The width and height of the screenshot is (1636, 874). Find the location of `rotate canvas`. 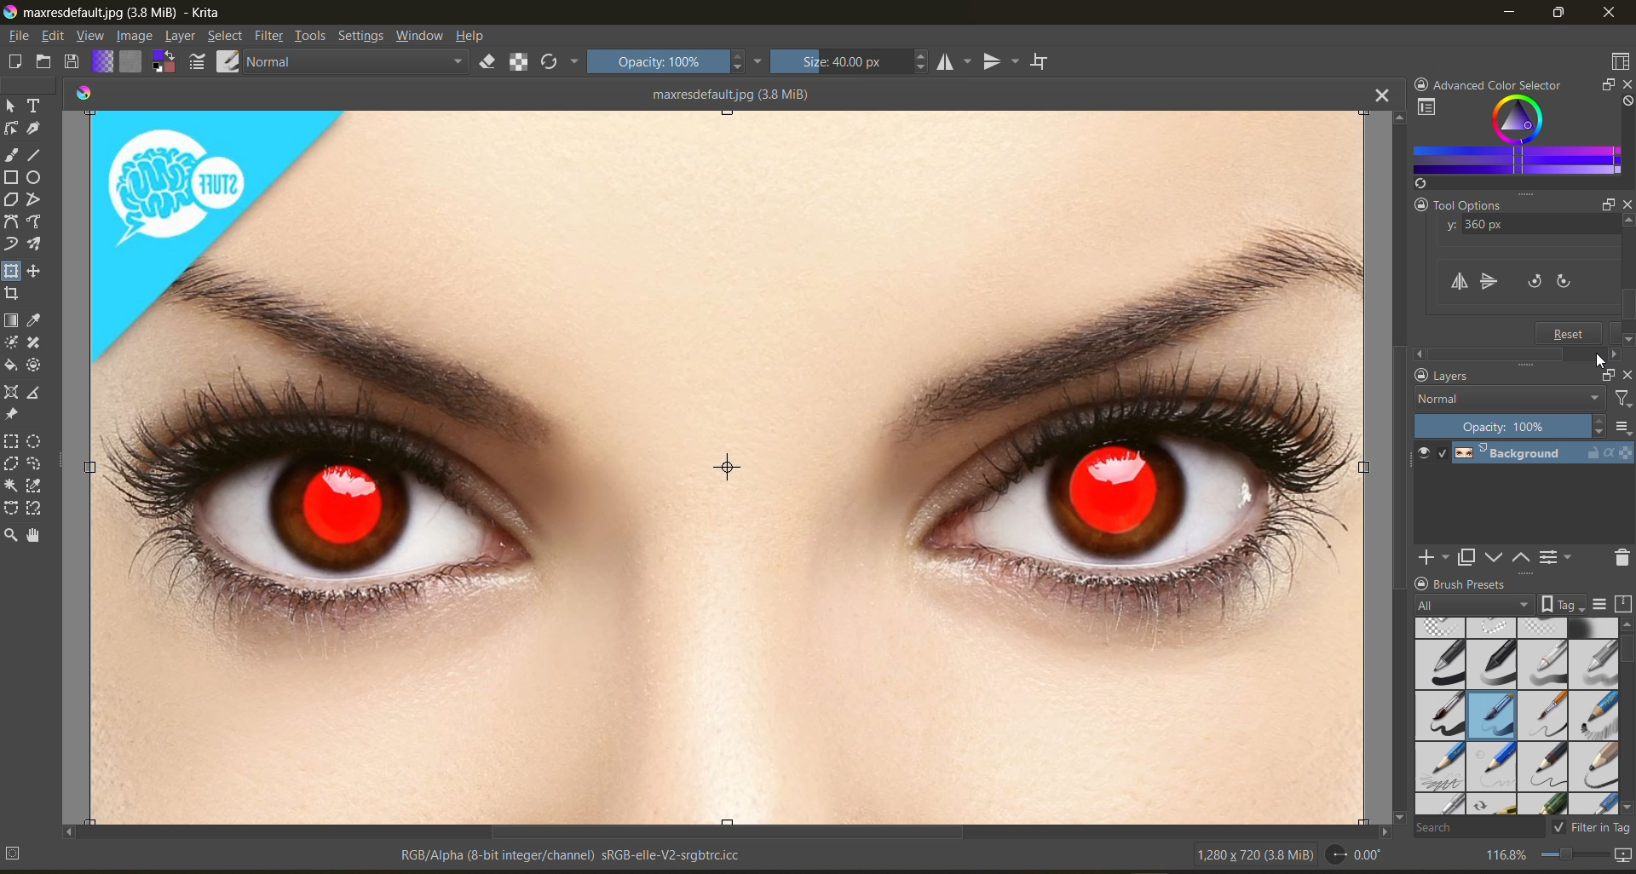

rotate canvas is located at coordinates (1359, 858).